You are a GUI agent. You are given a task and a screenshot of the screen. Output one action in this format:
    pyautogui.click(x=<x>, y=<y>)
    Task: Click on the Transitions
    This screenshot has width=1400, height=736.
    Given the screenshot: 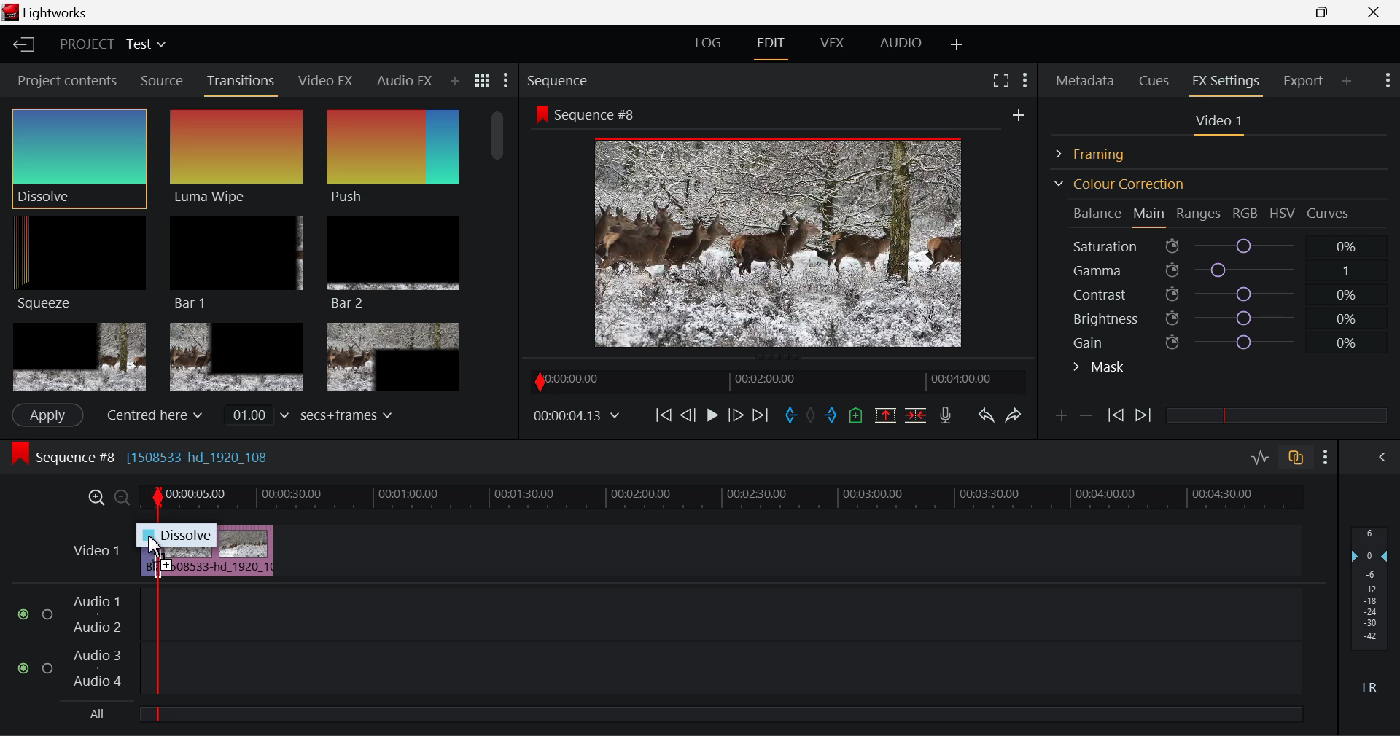 What is the action you would take?
    pyautogui.click(x=242, y=82)
    